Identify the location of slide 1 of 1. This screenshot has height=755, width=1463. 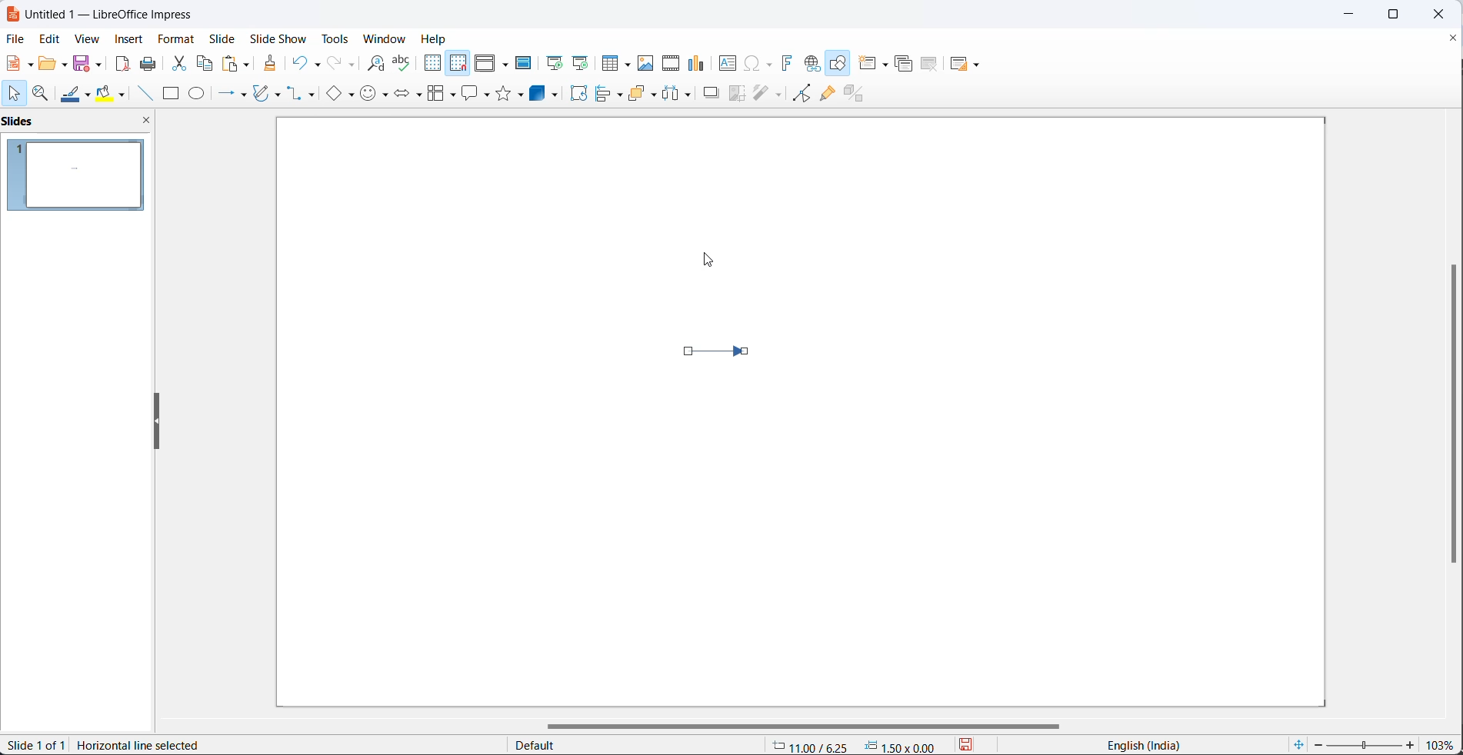
(35, 747).